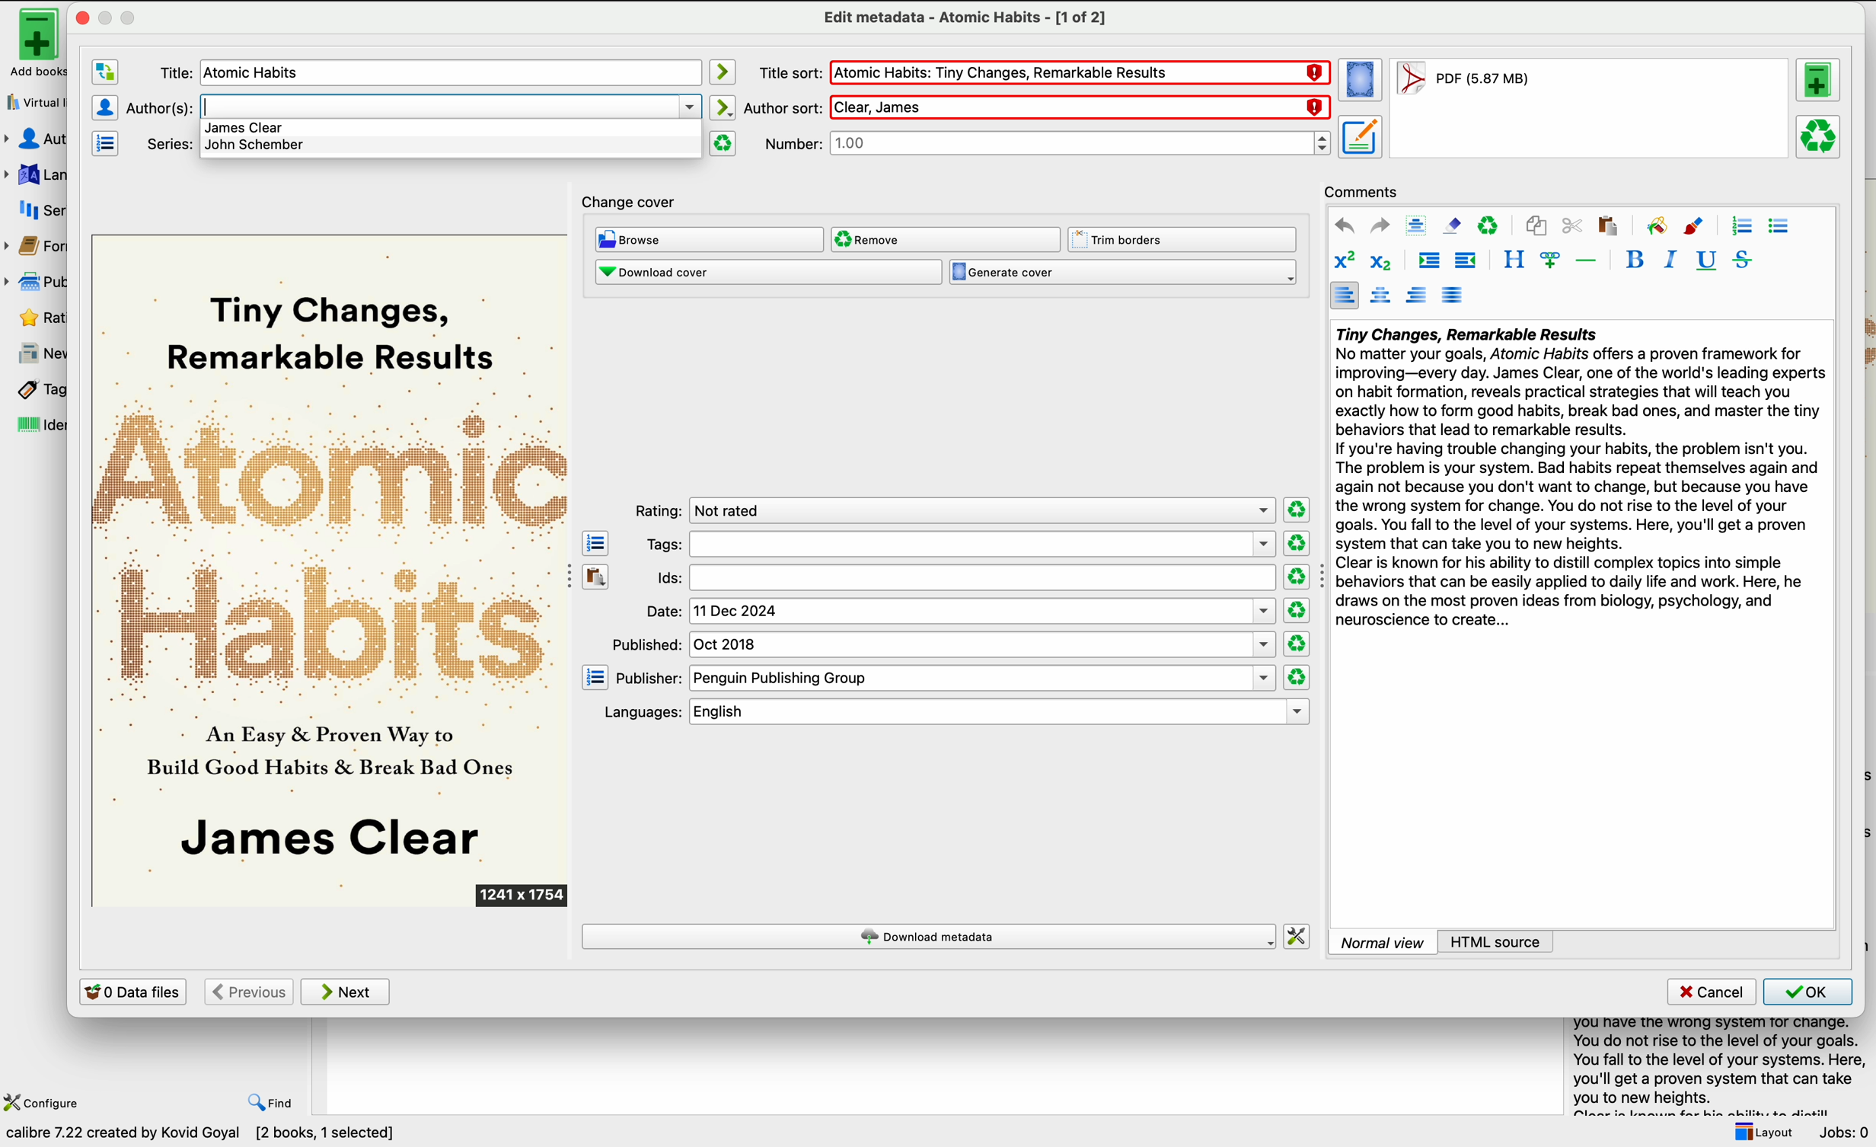  Describe the element at coordinates (1707, 261) in the screenshot. I see `underline` at that location.